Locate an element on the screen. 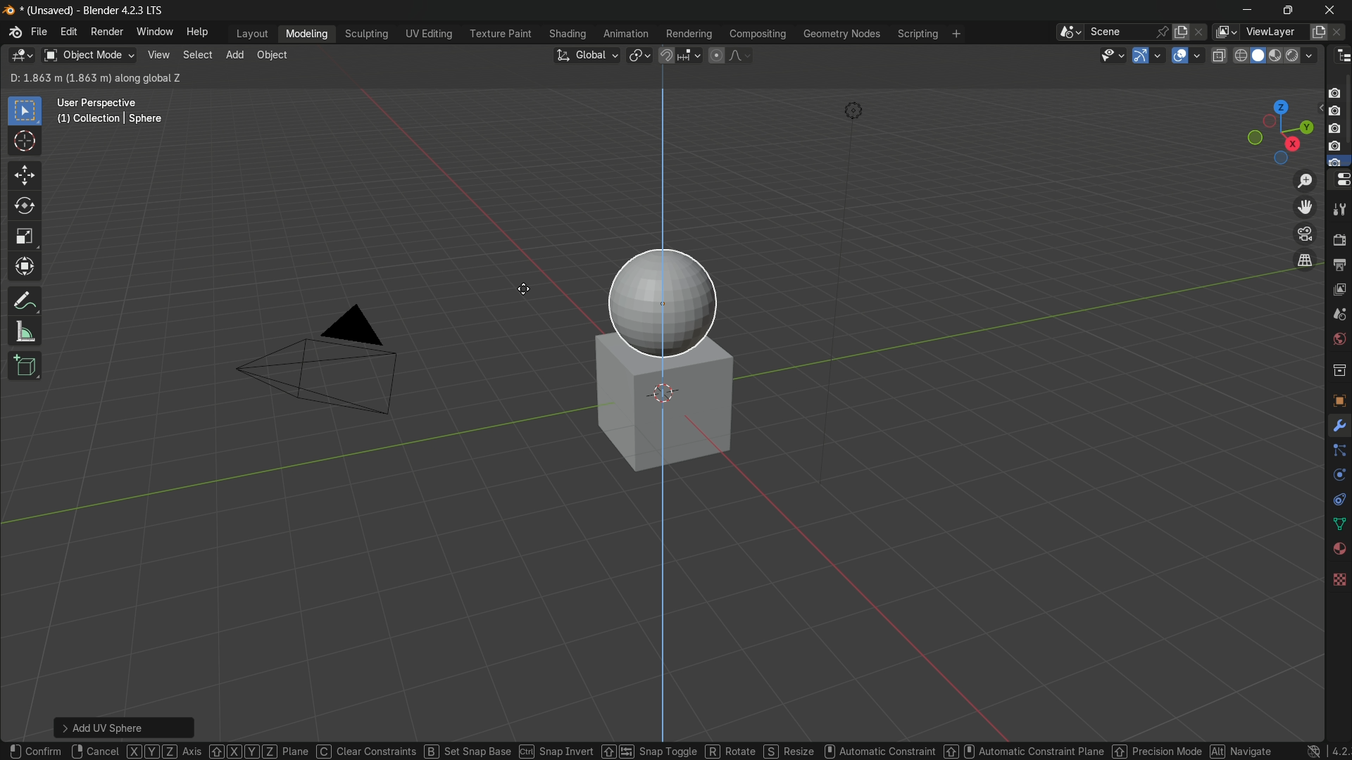 The width and height of the screenshot is (1352, 760). rotate is located at coordinates (27, 209).